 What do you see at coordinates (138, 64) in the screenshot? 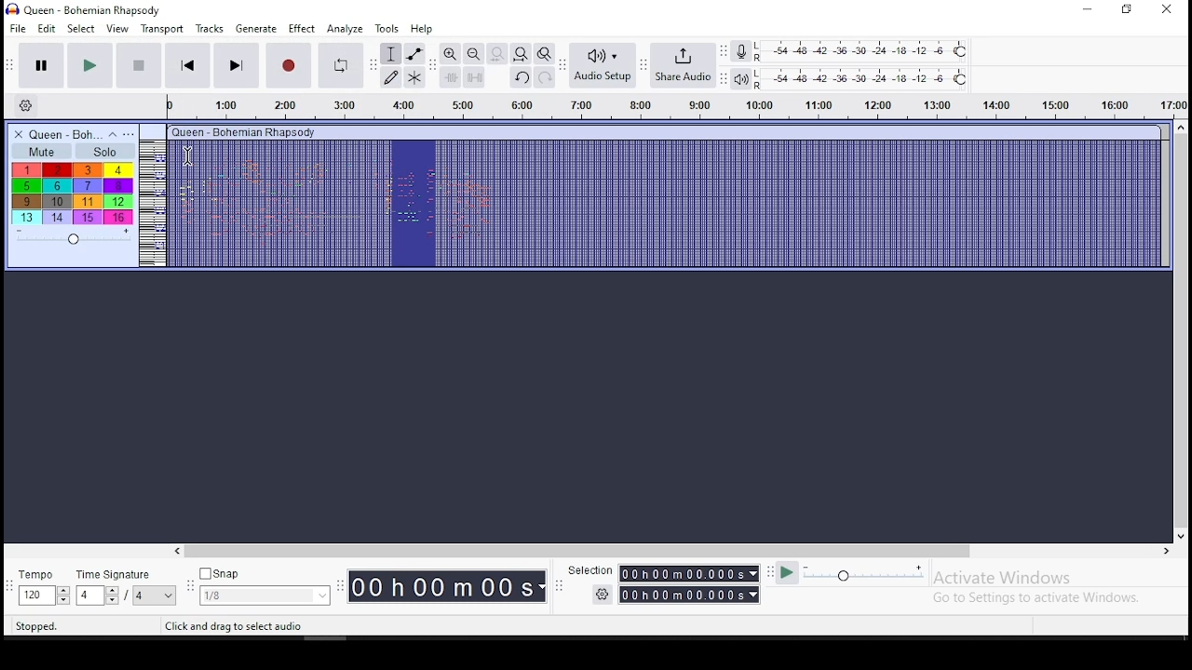
I see `stop` at bounding box center [138, 64].